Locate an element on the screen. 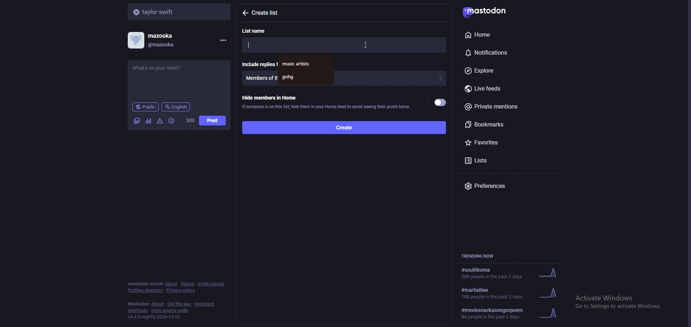 The image size is (691, 327). profile is located at coordinates (157, 40).